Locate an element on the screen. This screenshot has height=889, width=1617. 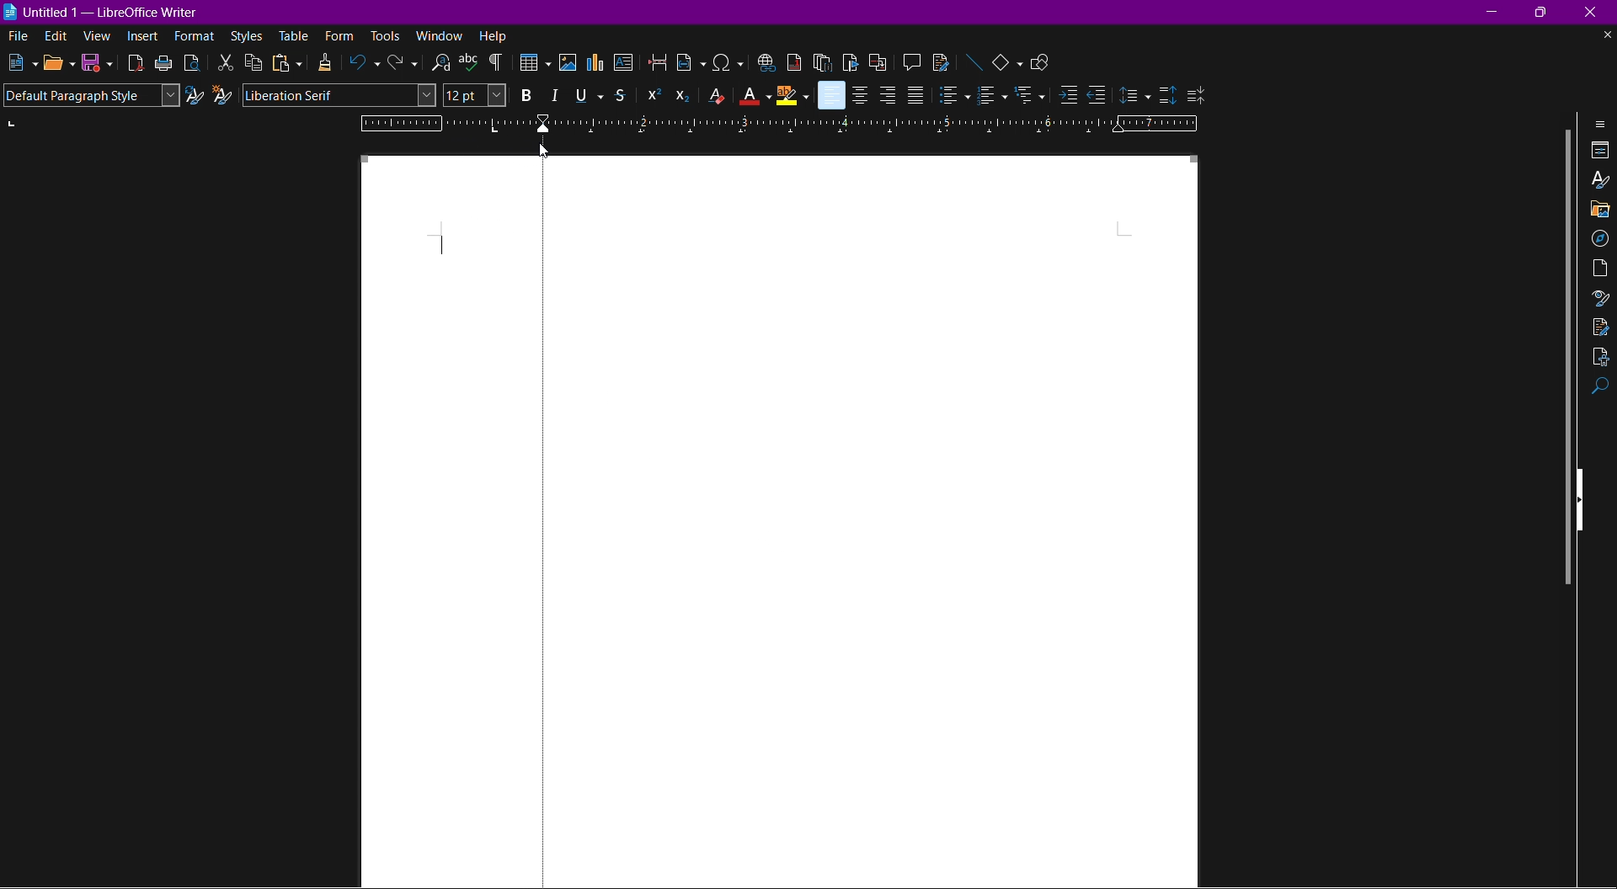
table is located at coordinates (295, 35).